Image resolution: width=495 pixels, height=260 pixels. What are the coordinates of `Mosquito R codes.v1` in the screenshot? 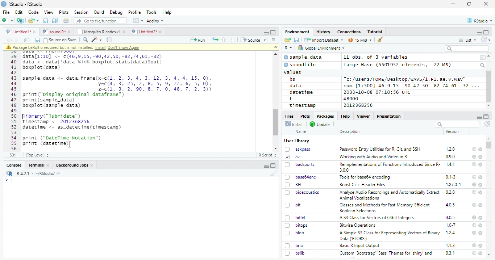 It's located at (101, 32).